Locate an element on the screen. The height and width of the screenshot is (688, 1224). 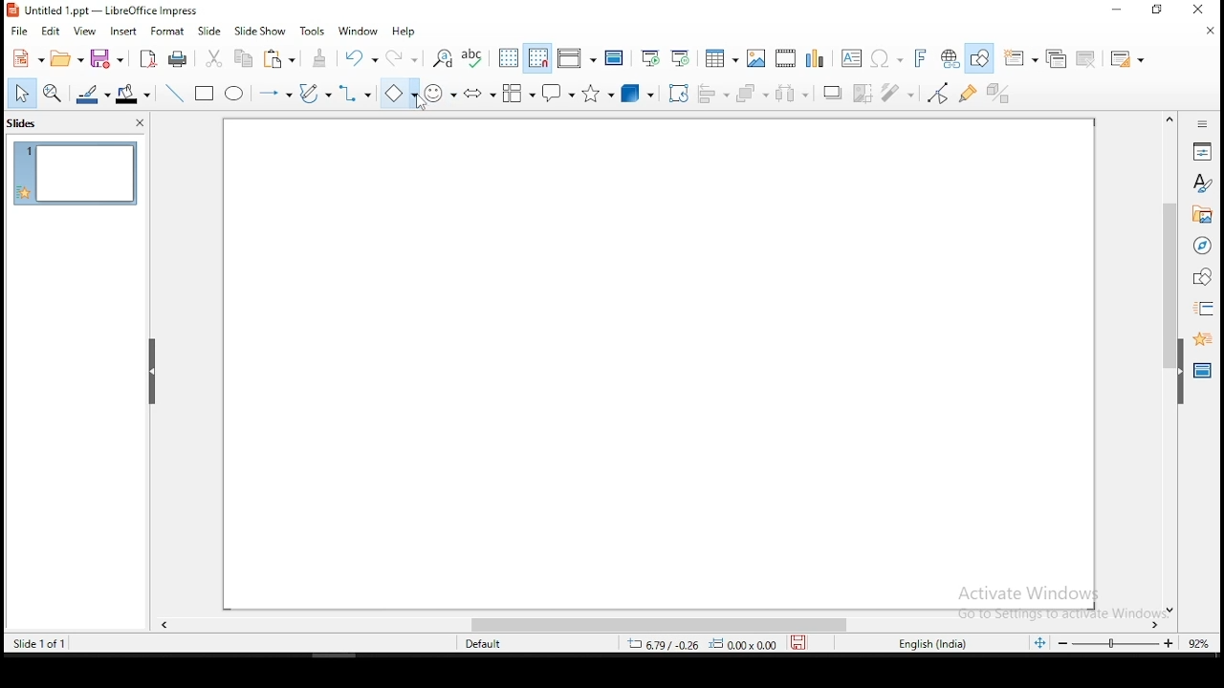
redo is located at coordinates (402, 57).